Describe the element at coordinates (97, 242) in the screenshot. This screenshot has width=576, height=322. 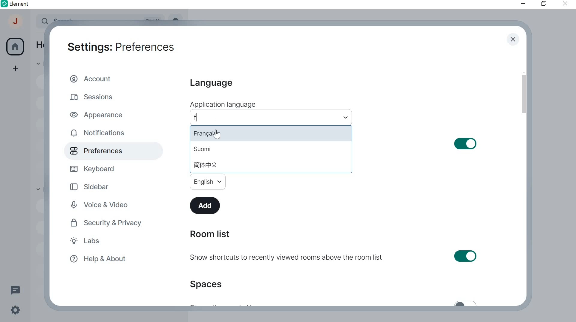
I see `LABS` at that location.